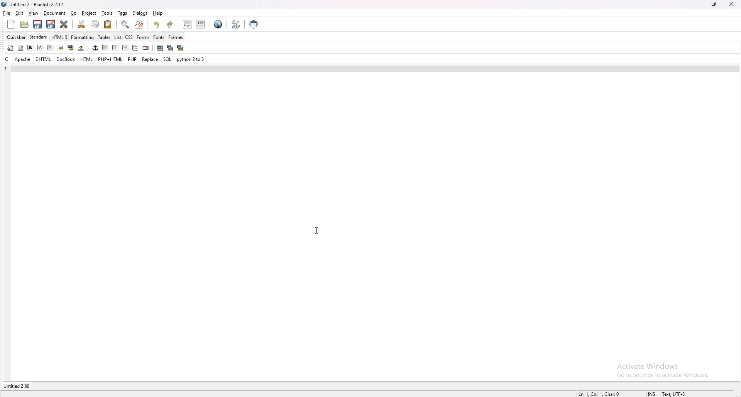 This screenshot has height=397, width=741. What do you see at coordinates (170, 24) in the screenshot?
I see `redo` at bounding box center [170, 24].